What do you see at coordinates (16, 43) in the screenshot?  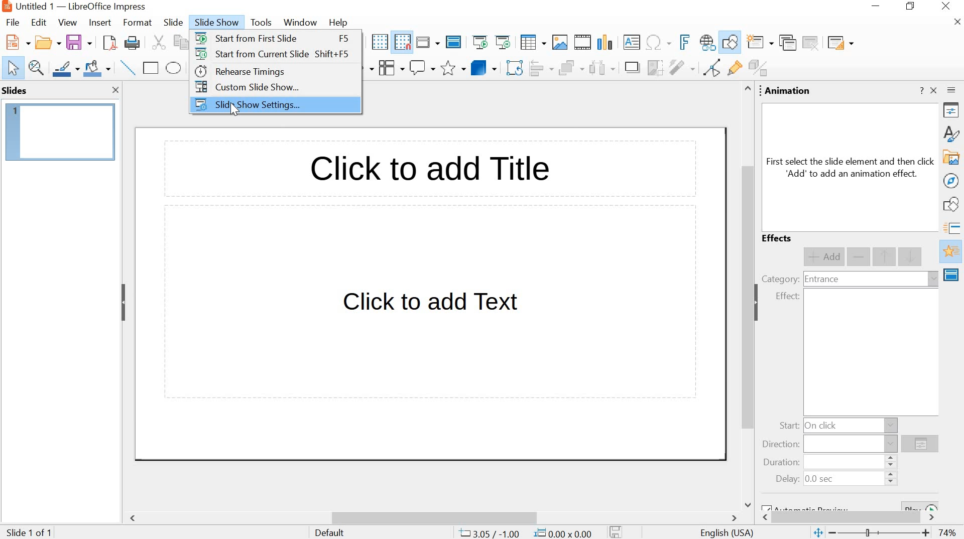 I see `new` at bounding box center [16, 43].